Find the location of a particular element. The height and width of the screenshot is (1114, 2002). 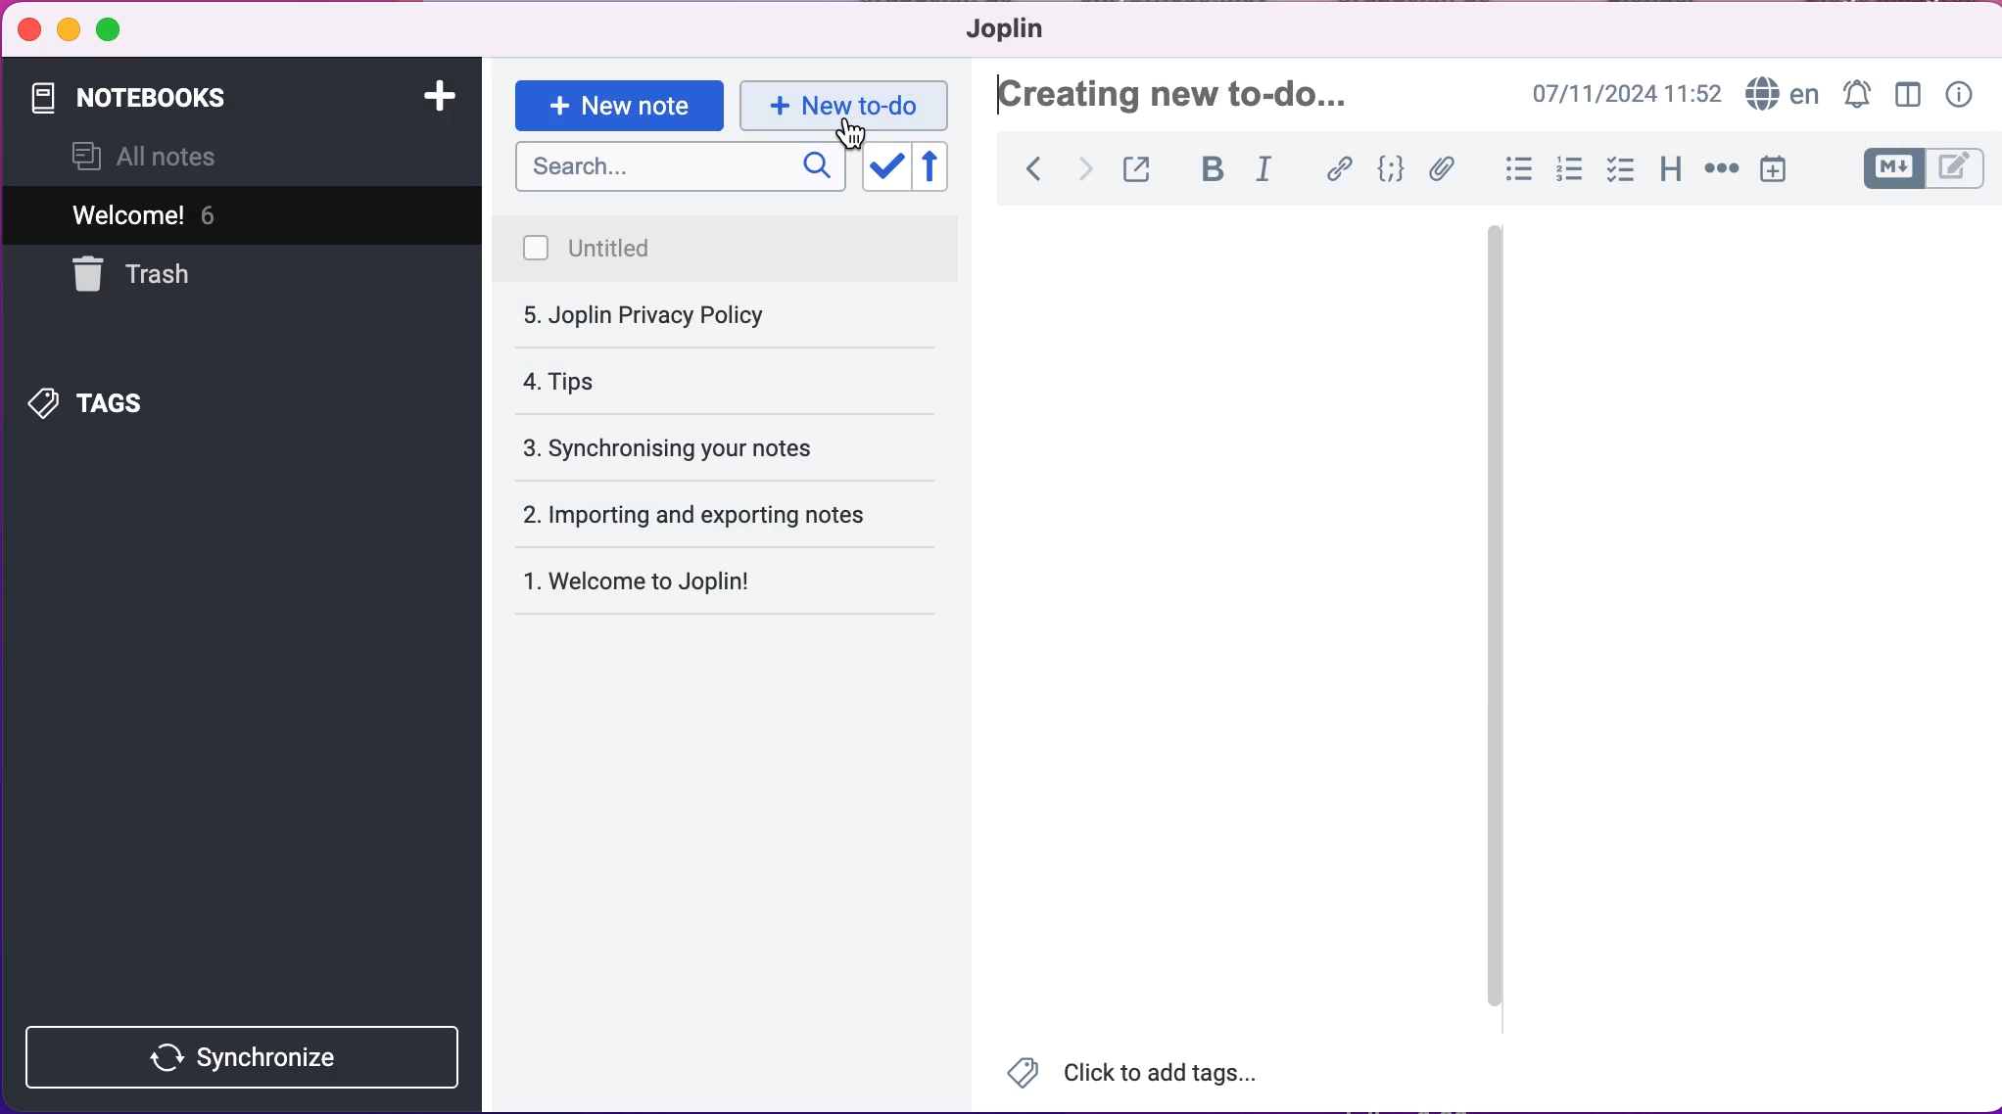

tips is located at coordinates (723, 317).